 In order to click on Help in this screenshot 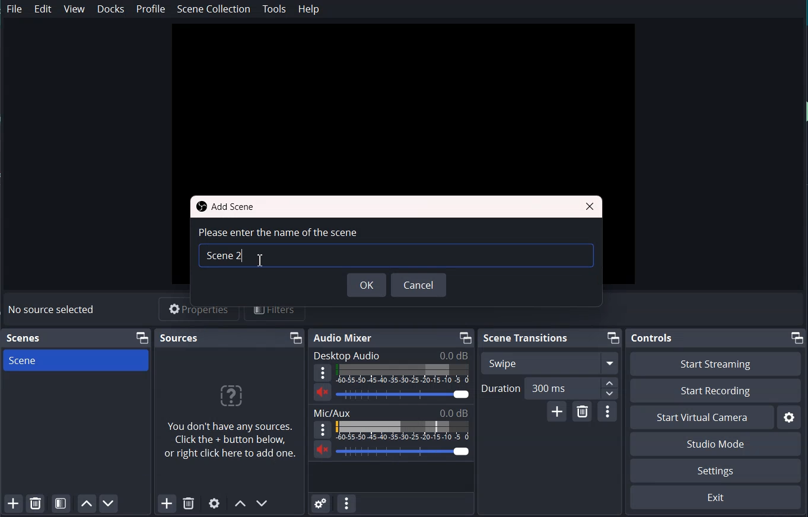, I will do `click(309, 9)`.